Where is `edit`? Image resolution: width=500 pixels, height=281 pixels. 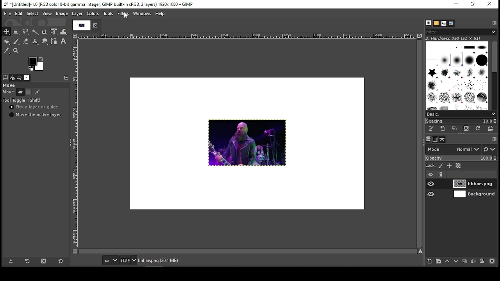 edit is located at coordinates (19, 13).